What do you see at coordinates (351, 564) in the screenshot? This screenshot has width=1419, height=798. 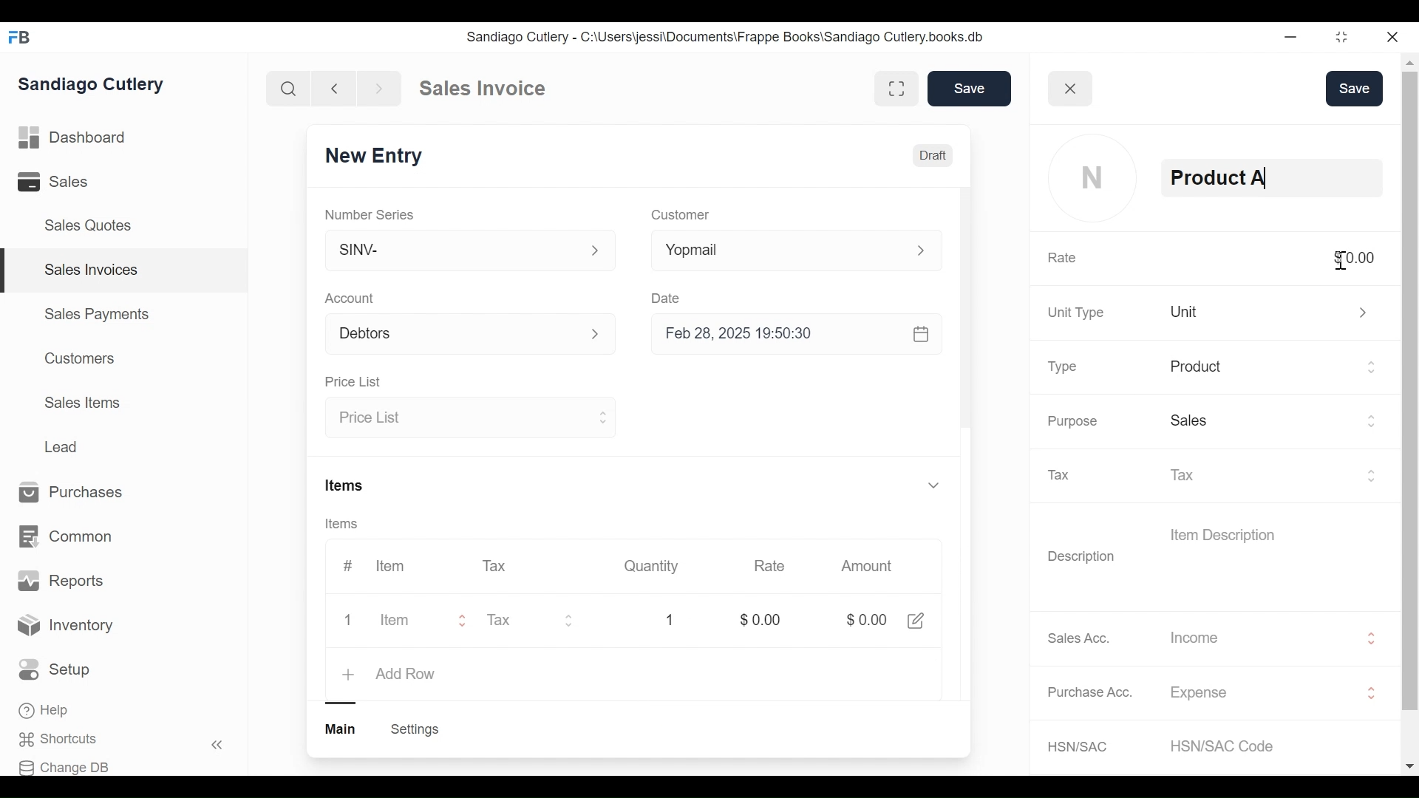 I see `#` at bounding box center [351, 564].